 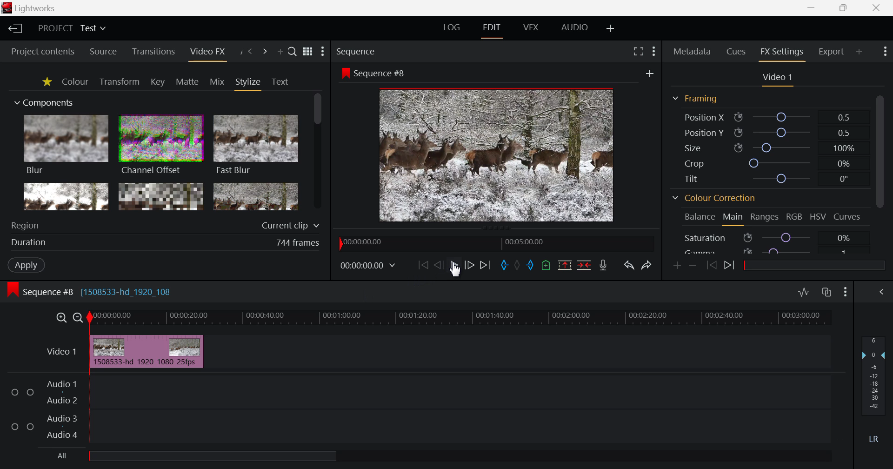 I want to click on Video FX, so click(x=207, y=52).